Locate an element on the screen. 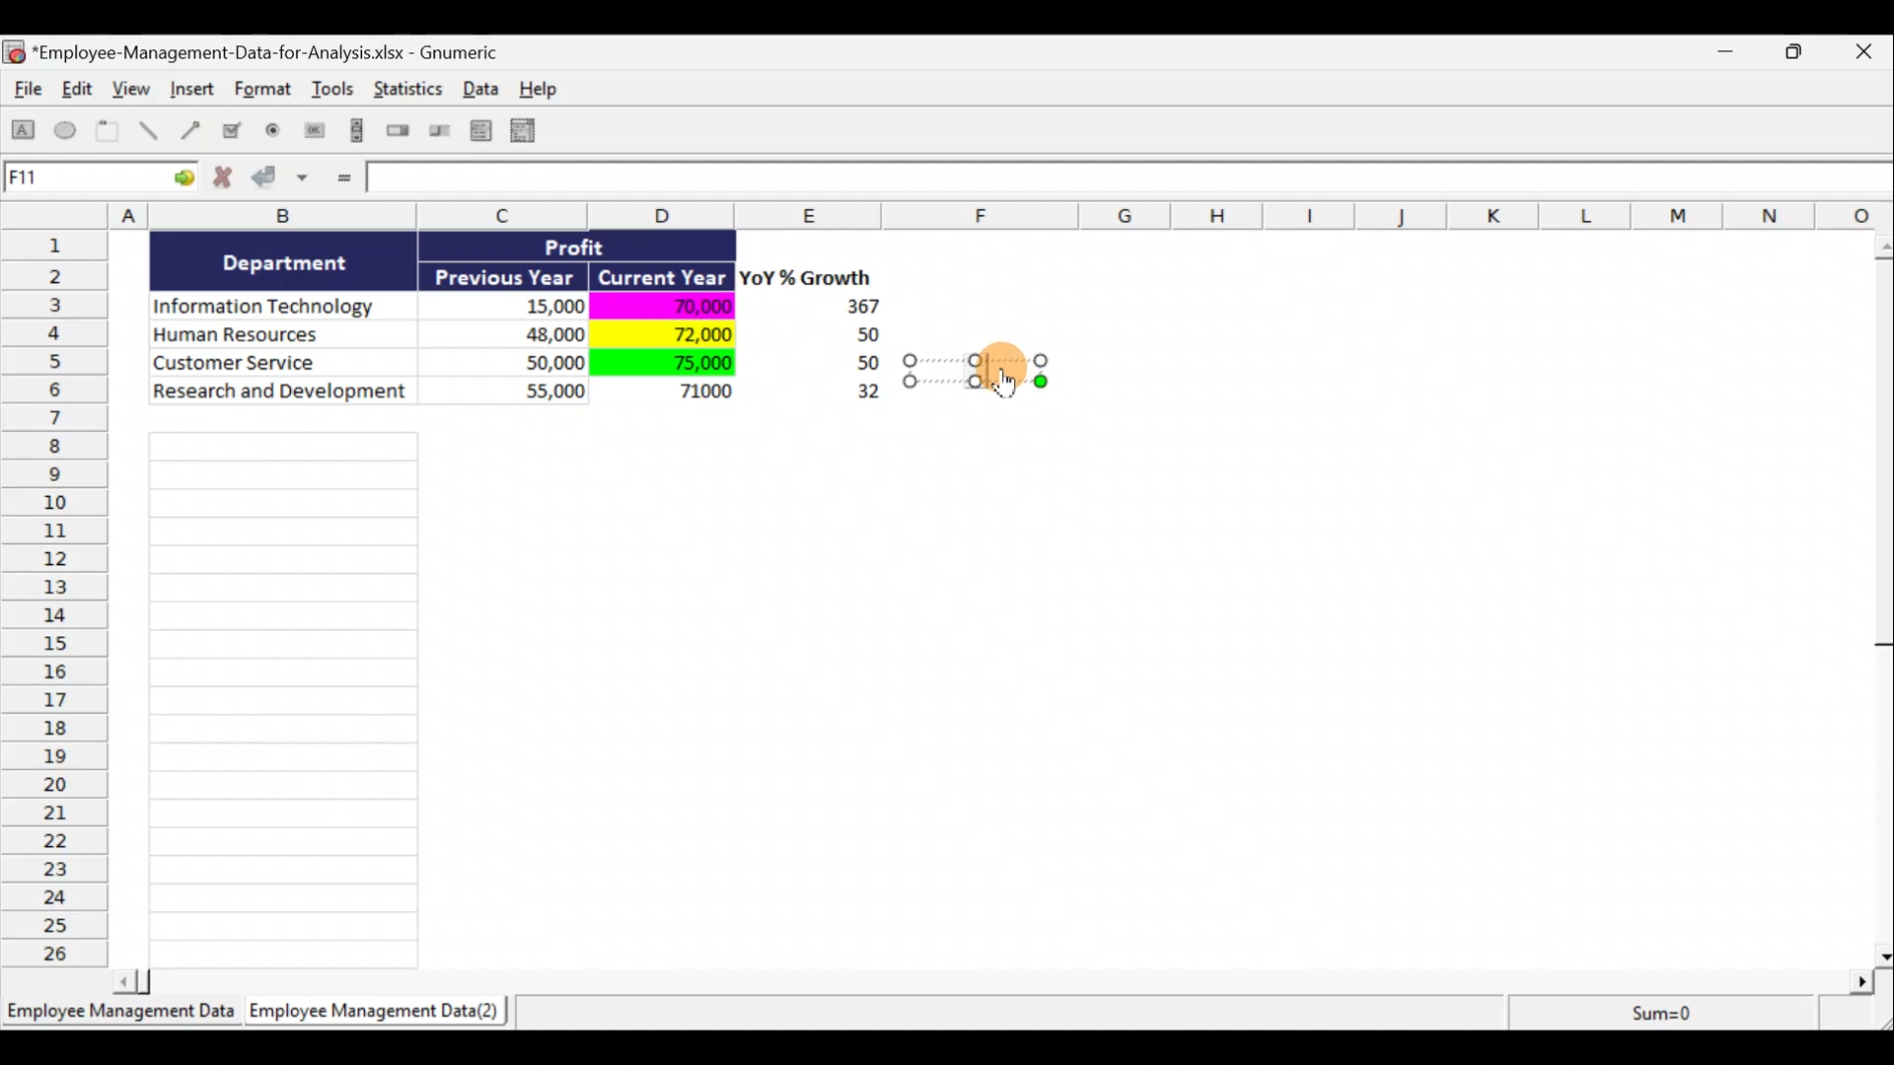 The image size is (1894, 1065). Columns is located at coordinates (954, 215).